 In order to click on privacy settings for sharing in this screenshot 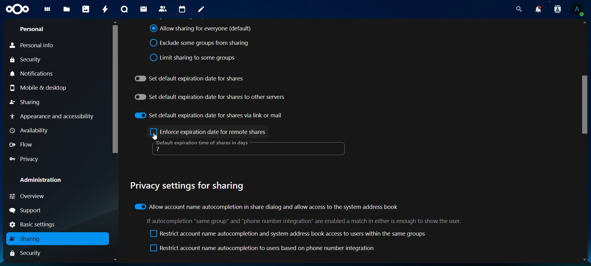, I will do `click(191, 185)`.